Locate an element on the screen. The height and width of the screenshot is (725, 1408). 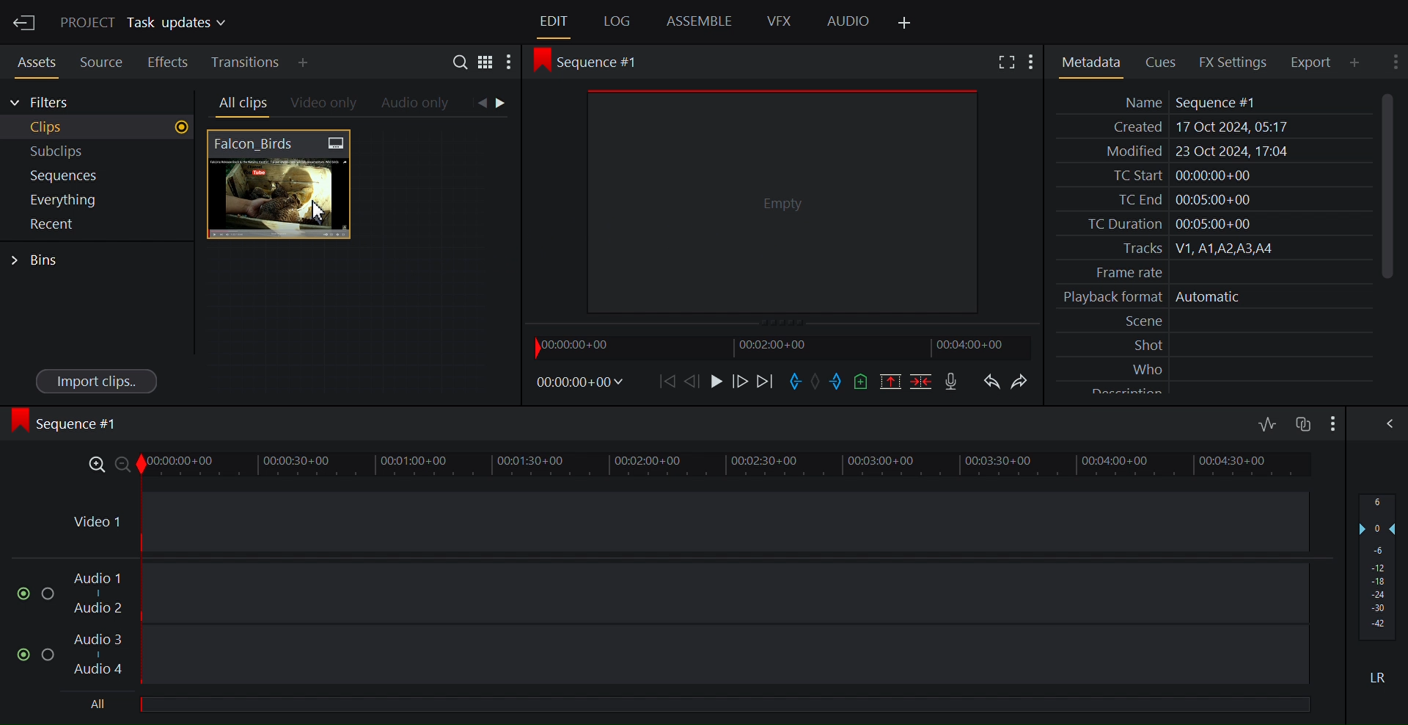
Timeline is located at coordinates (786, 348).